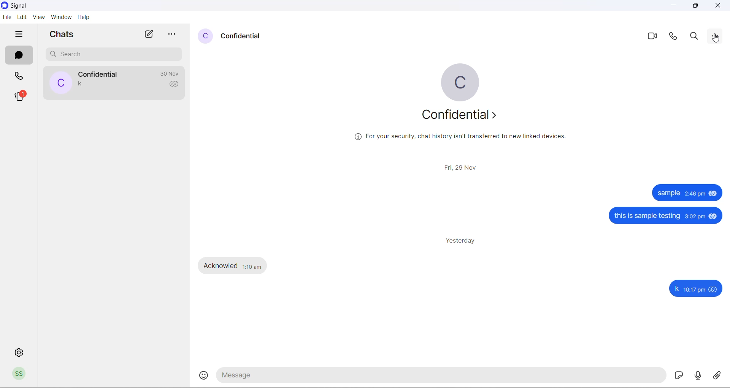 The width and height of the screenshot is (730, 388). What do you see at coordinates (222, 265) in the screenshot?
I see `Acknowled` at bounding box center [222, 265].